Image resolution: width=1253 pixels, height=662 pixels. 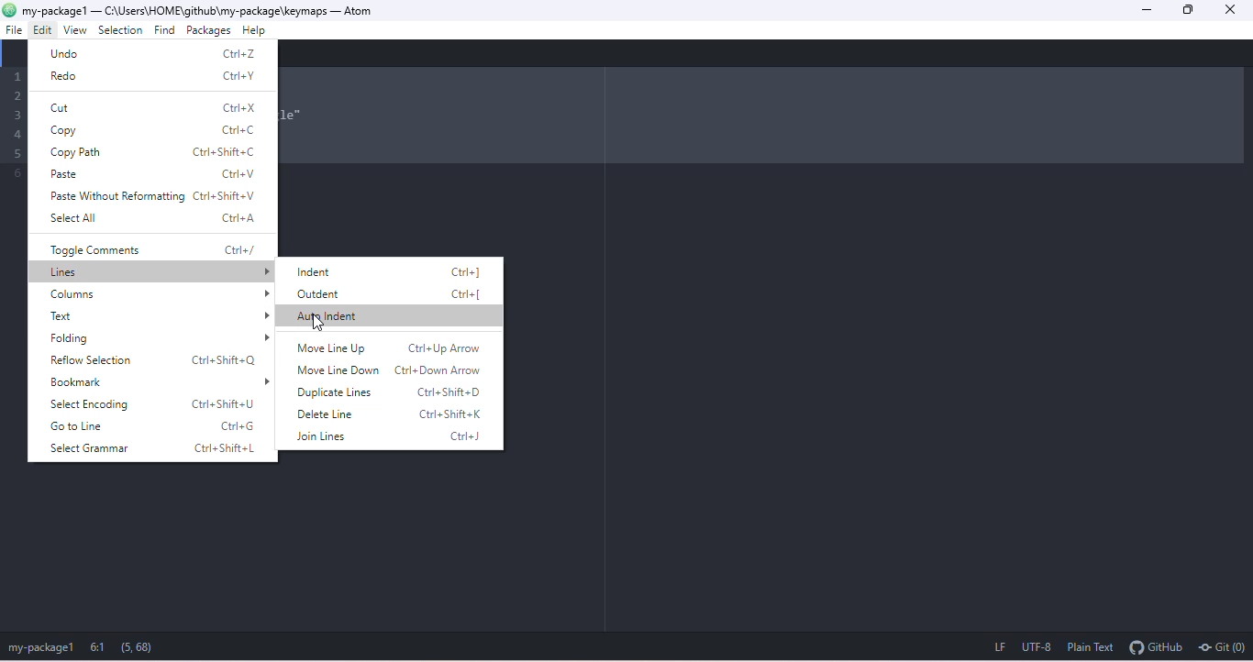 I want to click on minimize, so click(x=1149, y=9).